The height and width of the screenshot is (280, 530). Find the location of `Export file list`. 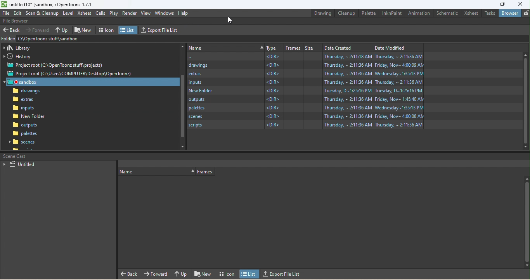

Export file list is located at coordinates (160, 30).